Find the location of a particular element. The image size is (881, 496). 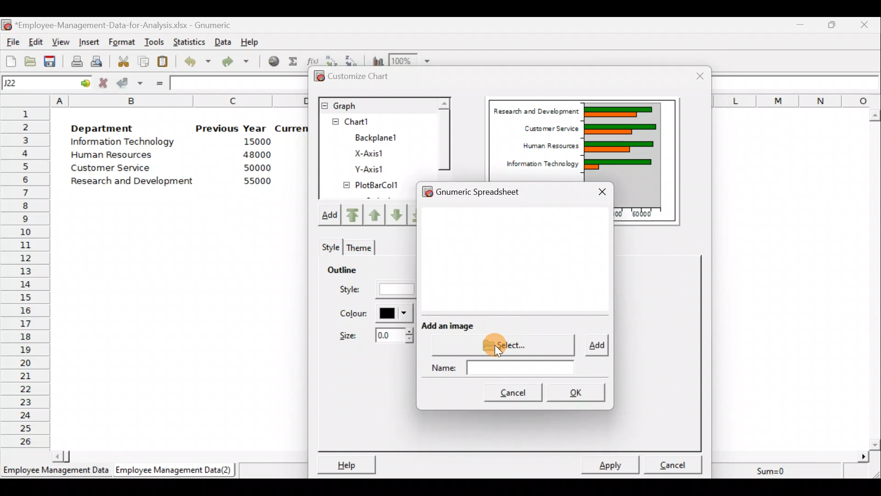

Customer Service is located at coordinates (106, 168).